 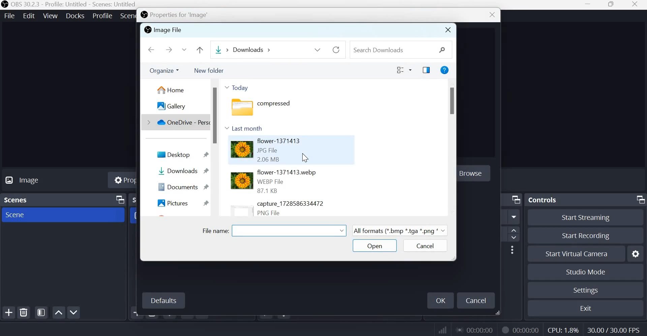 What do you see at coordinates (337, 49) in the screenshot?
I see `refresh` at bounding box center [337, 49].